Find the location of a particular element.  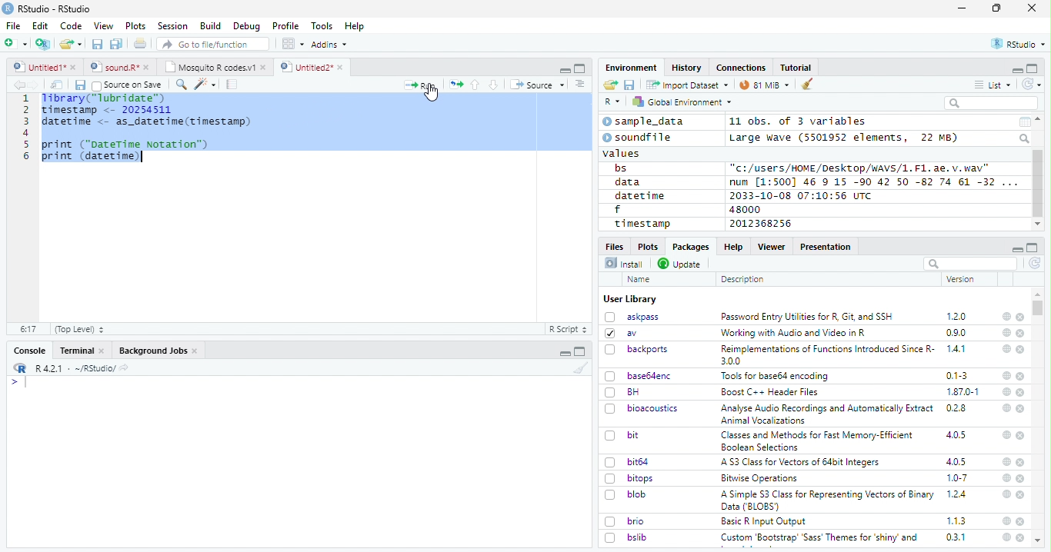

"c:/users/HOME /Desktop/wWAVS/1.F1, ae. v.wav" is located at coordinates (861, 167).